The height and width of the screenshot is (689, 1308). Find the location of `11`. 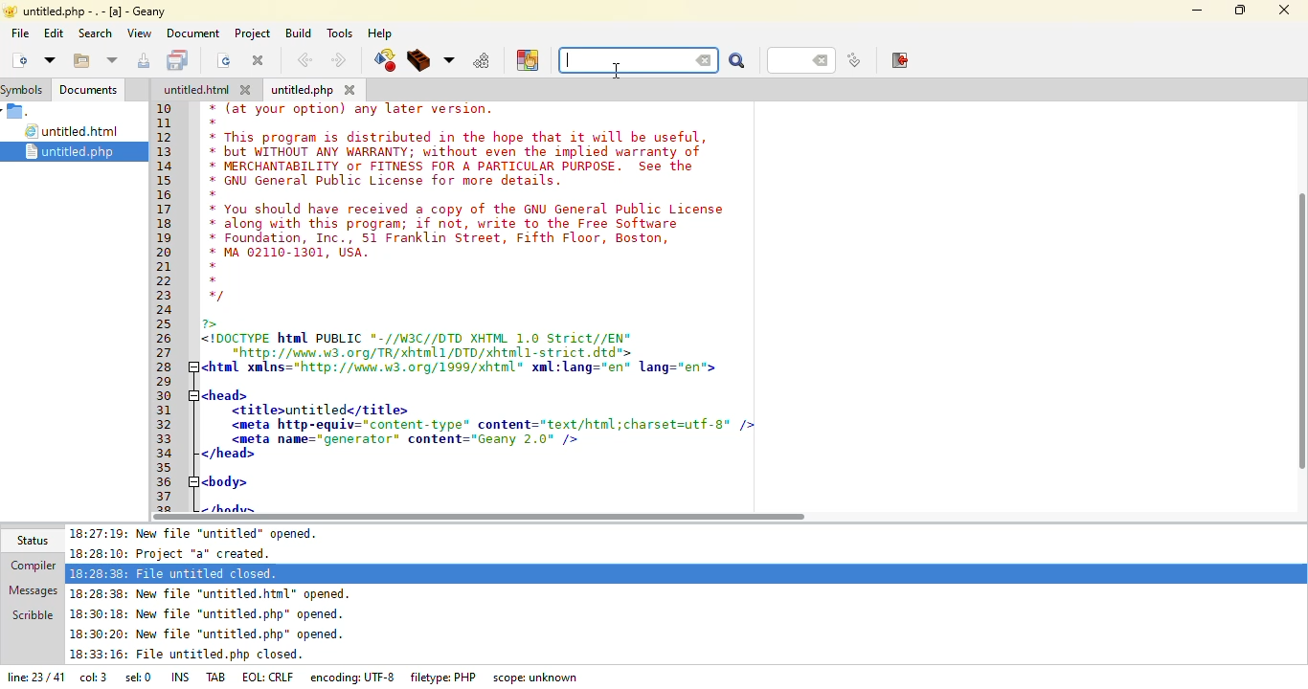

11 is located at coordinates (166, 125).